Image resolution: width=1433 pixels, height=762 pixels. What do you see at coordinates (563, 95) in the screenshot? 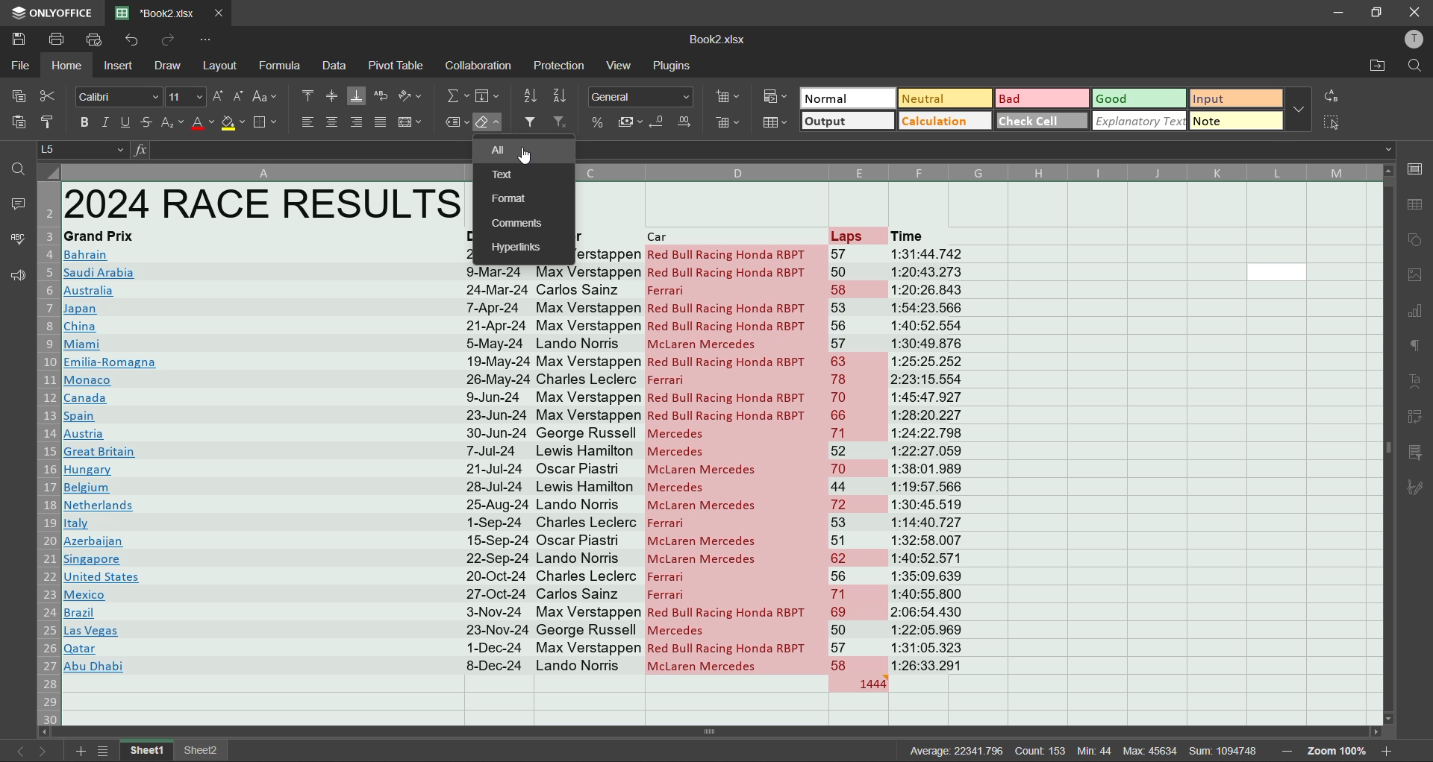
I see `sort descending` at bounding box center [563, 95].